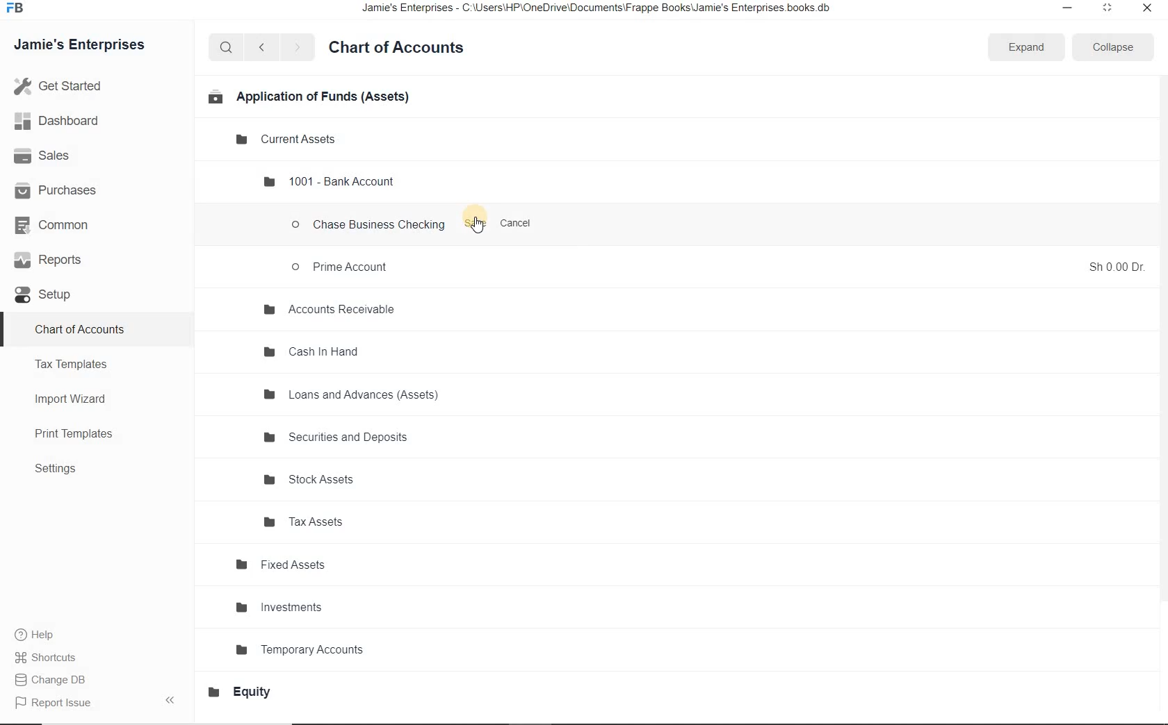  I want to click on search, so click(226, 47).